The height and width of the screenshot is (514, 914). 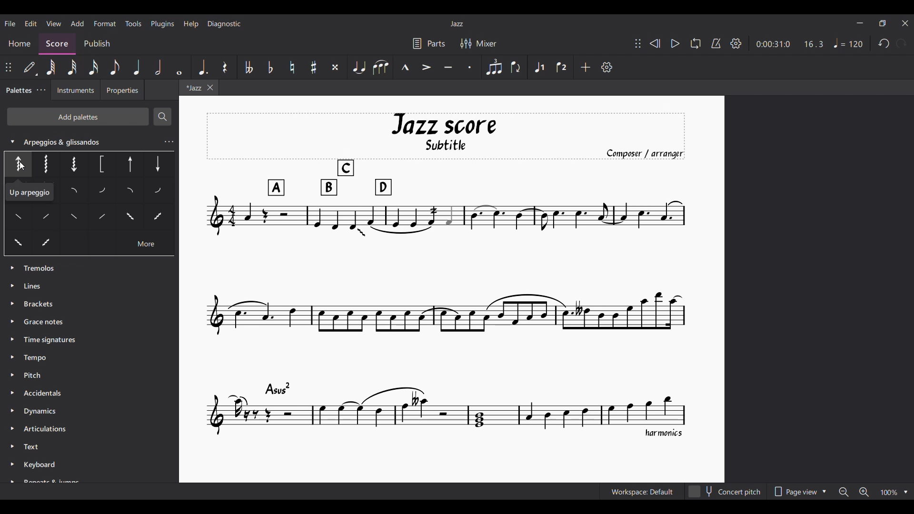 What do you see at coordinates (42, 164) in the screenshot?
I see `` at bounding box center [42, 164].